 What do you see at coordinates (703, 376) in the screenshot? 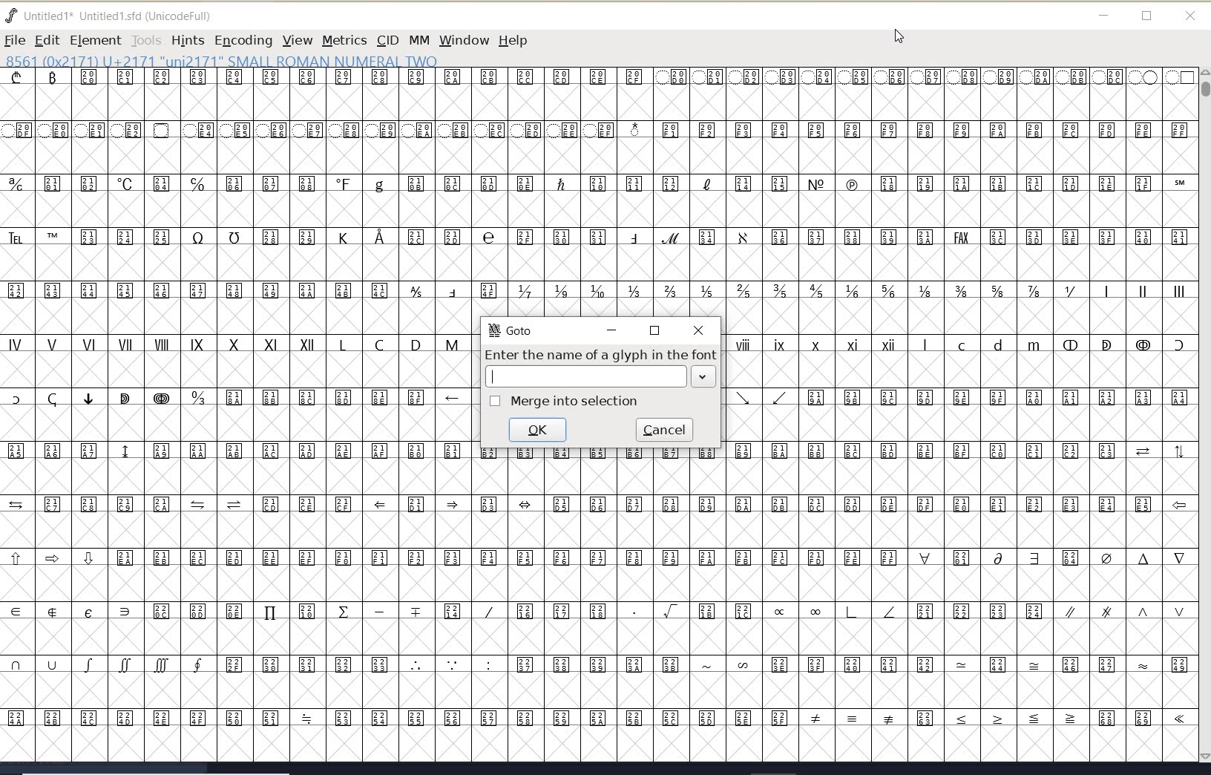
I see `EXPAND` at bounding box center [703, 376].